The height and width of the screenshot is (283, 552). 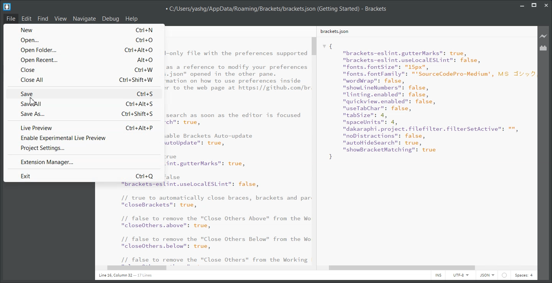 I want to click on Close   Ctrl+W, so click(x=84, y=70).